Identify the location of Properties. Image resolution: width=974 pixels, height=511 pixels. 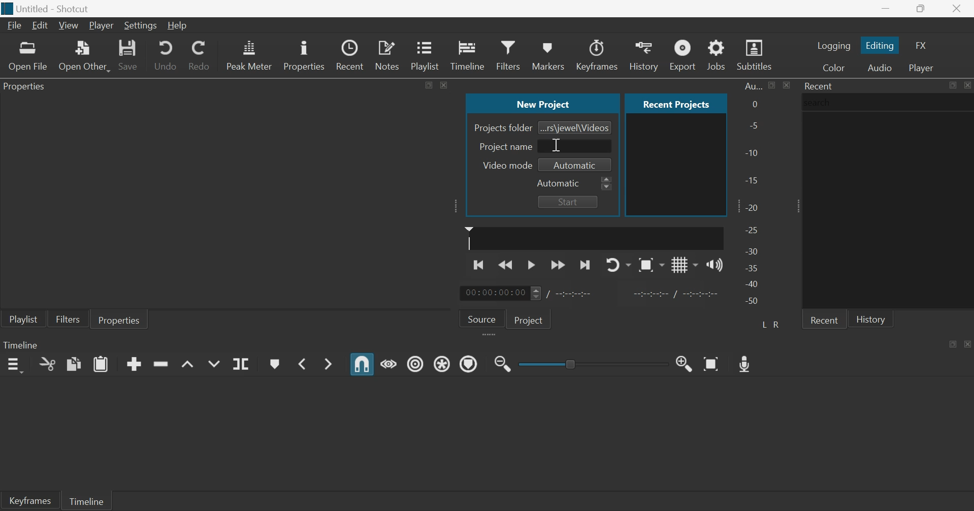
(303, 54).